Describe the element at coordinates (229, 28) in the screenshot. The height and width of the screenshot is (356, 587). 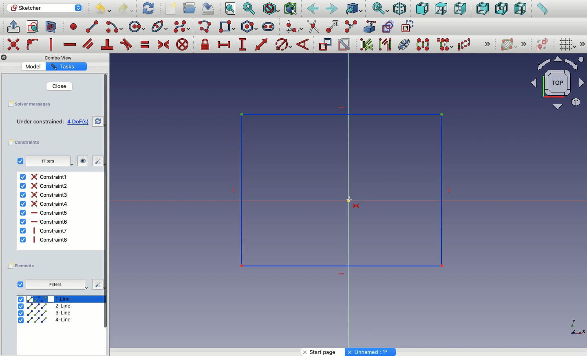
I see `Rectangle` at that location.